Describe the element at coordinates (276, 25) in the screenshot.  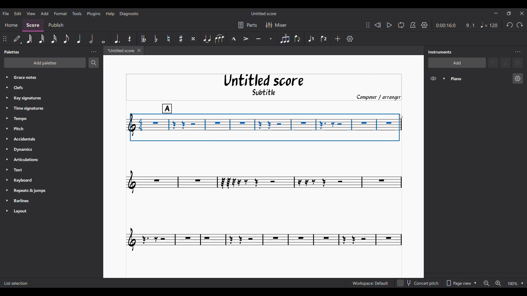
I see `Mixer settings` at that location.